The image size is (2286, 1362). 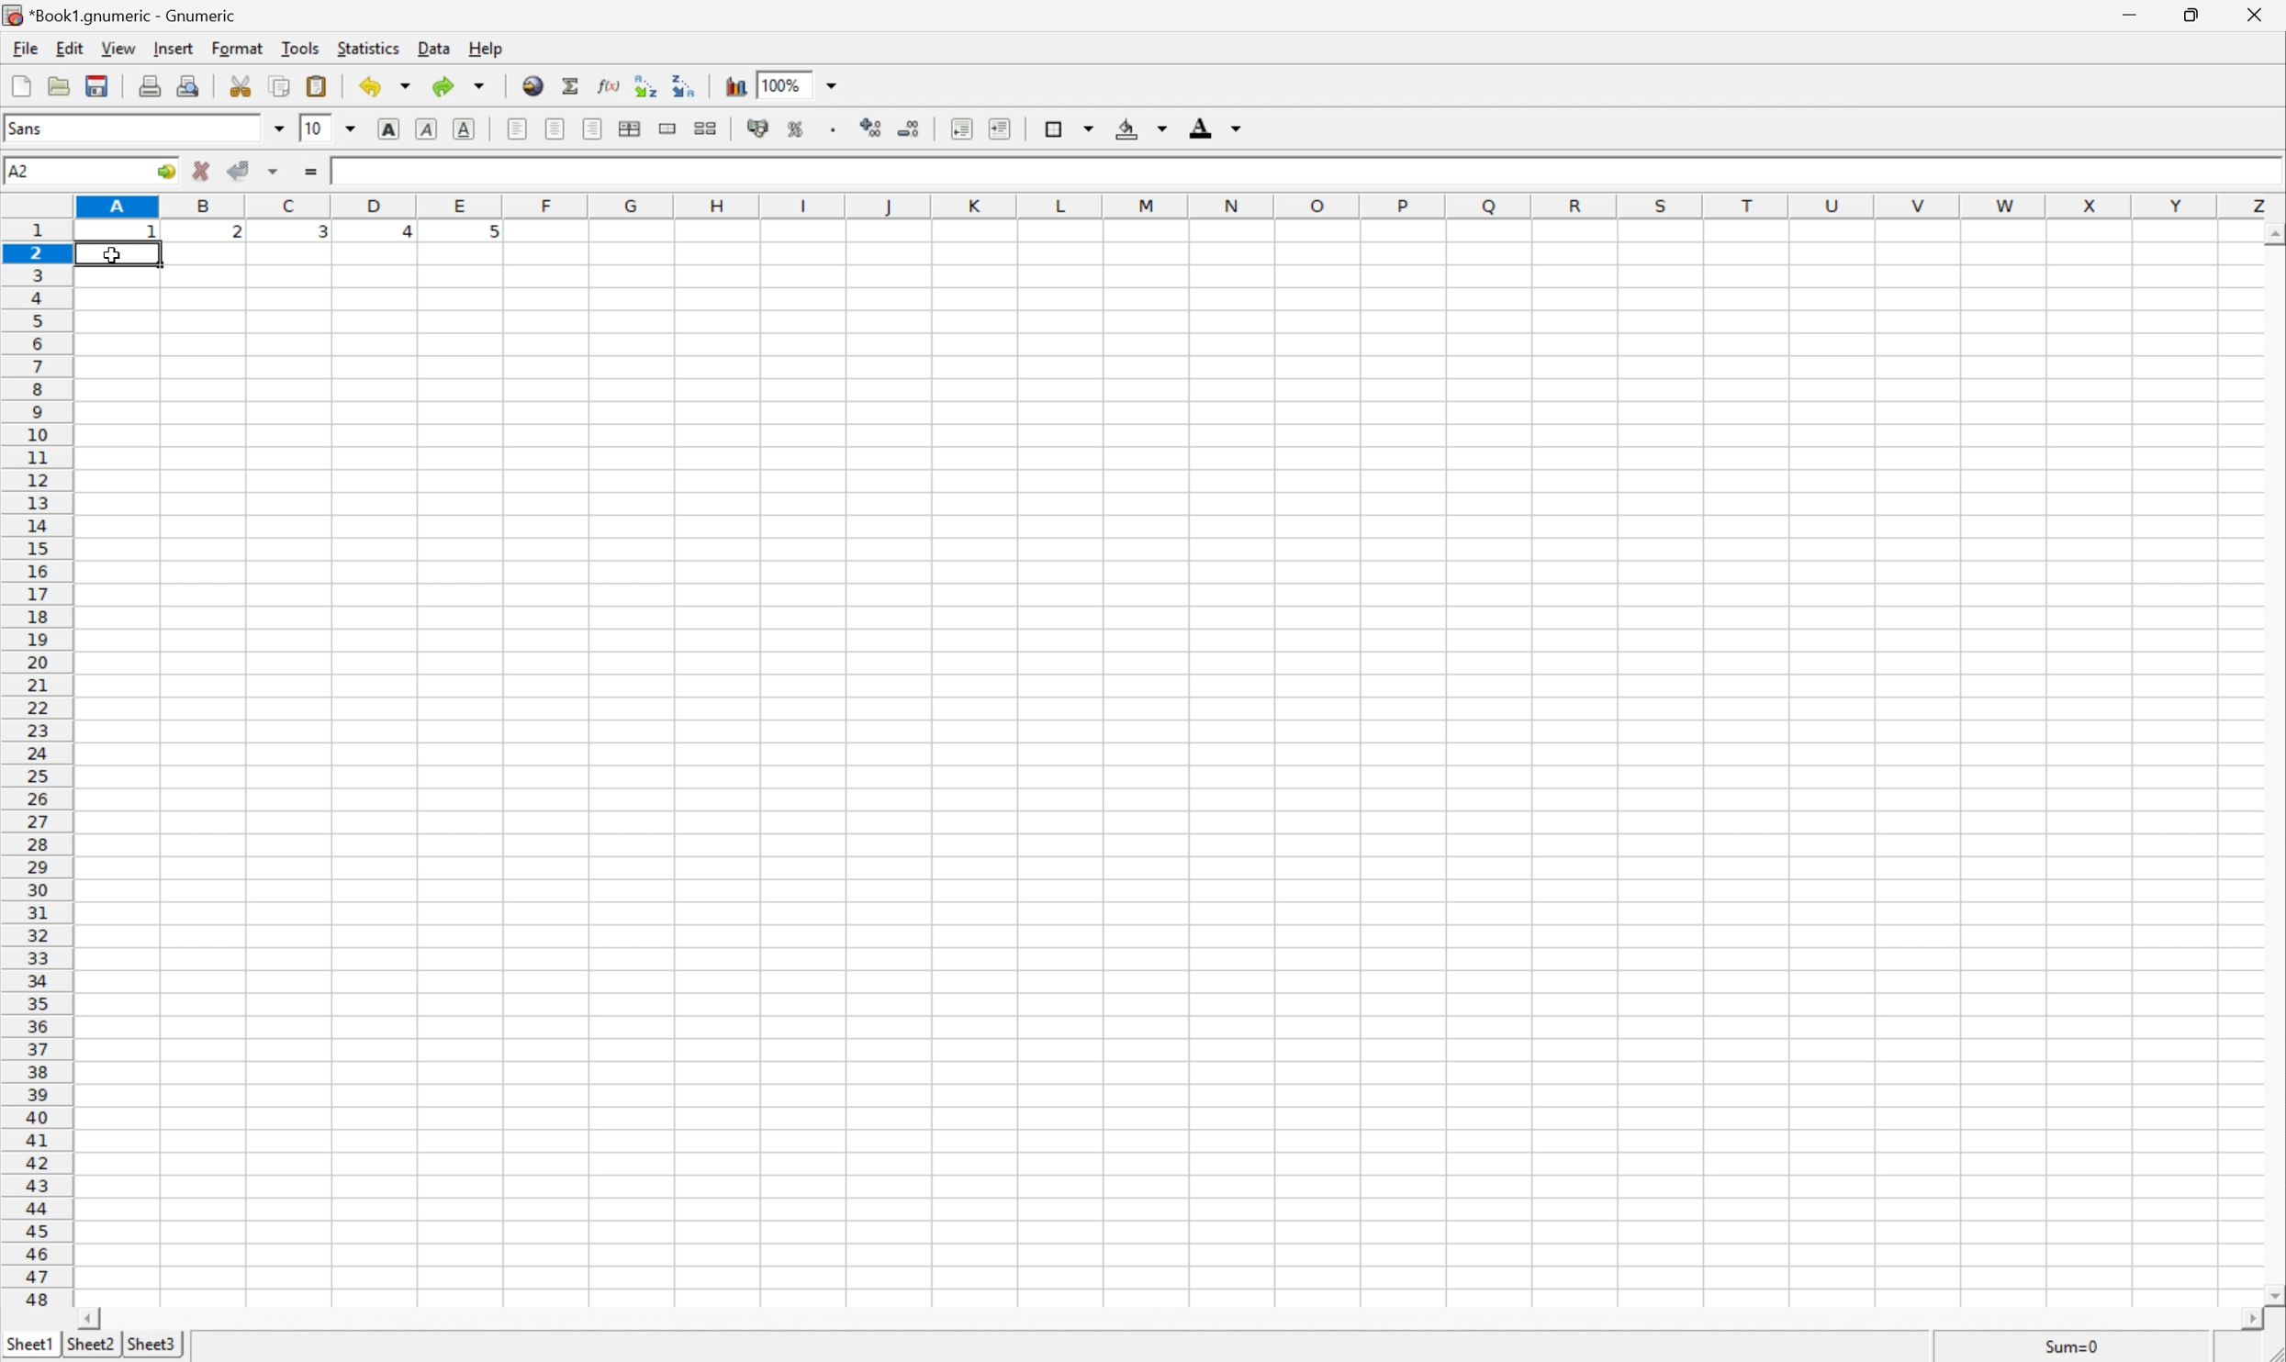 What do you see at coordinates (796, 130) in the screenshot?
I see `format selection as percentage` at bounding box center [796, 130].